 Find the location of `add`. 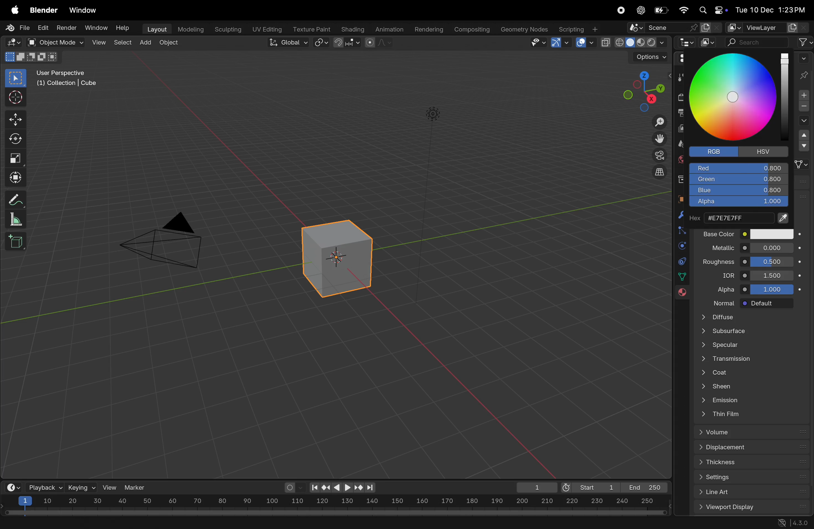

add is located at coordinates (146, 41).